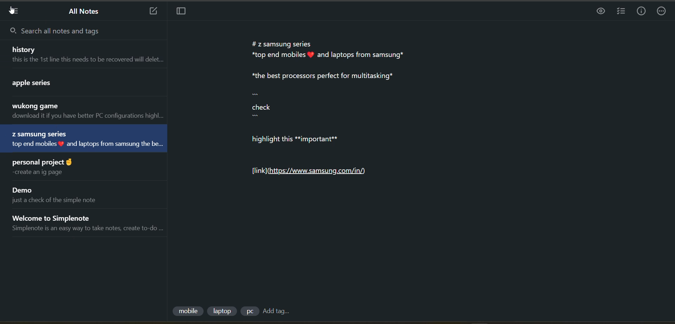 This screenshot has width=675, height=324. I want to click on add tag, so click(278, 311).